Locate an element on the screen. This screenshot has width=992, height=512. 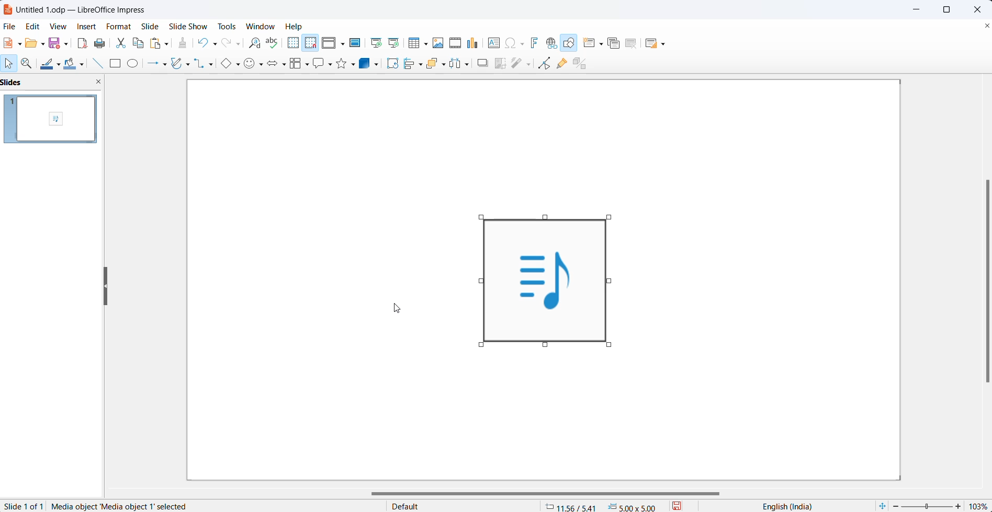
zoom and pan is located at coordinates (28, 64).